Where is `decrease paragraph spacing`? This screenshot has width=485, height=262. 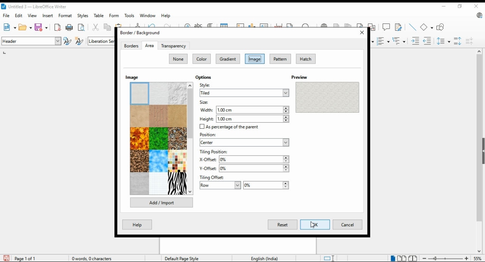
decrease paragraph spacing is located at coordinates (469, 41).